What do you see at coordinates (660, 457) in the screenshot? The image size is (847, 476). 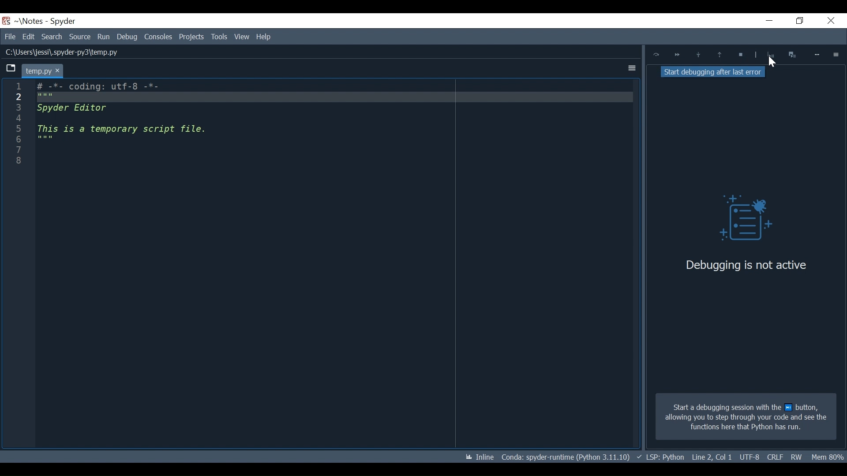 I see `Language` at bounding box center [660, 457].